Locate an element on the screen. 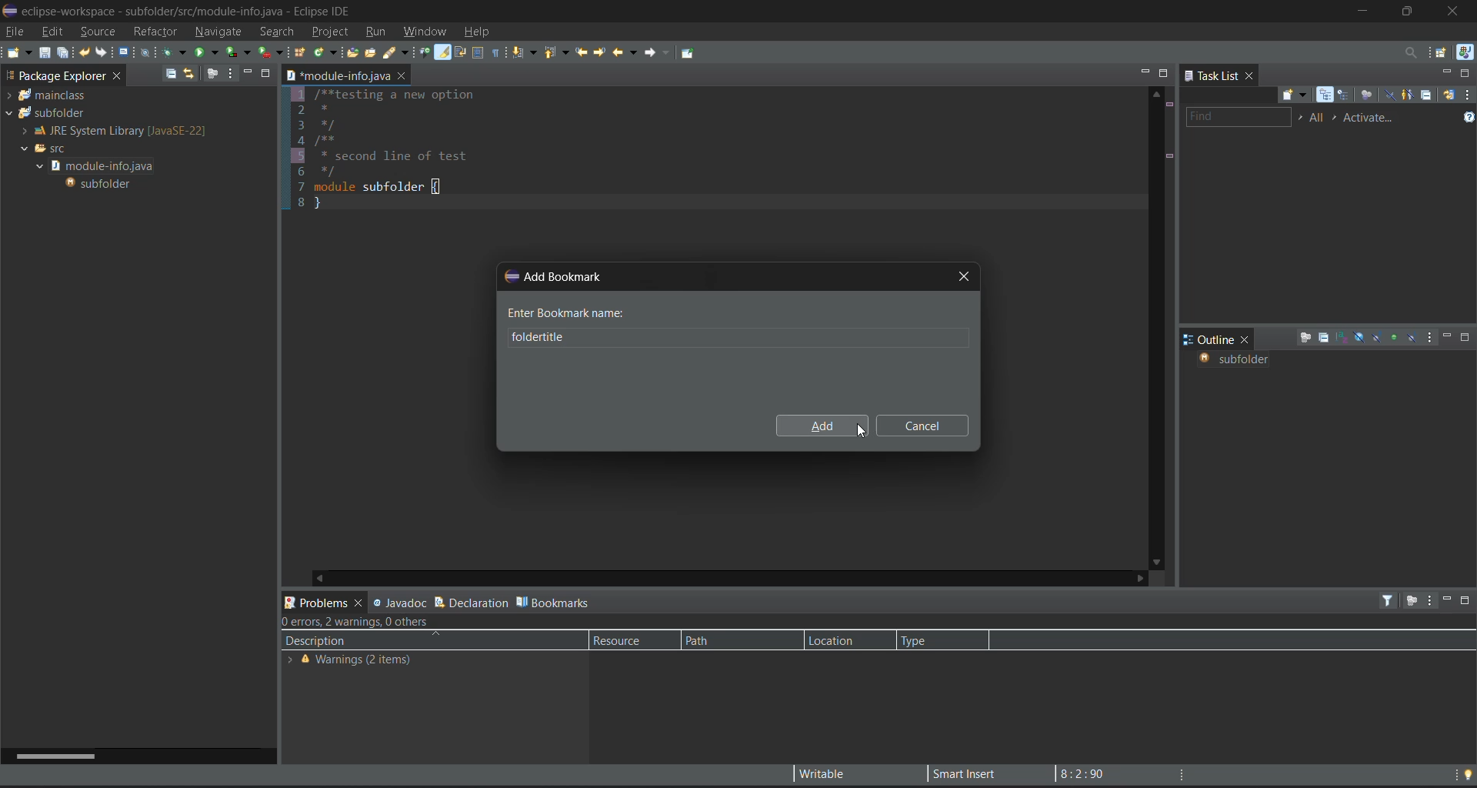 This screenshot has height=788, width=1477. maximize is located at coordinates (267, 72).